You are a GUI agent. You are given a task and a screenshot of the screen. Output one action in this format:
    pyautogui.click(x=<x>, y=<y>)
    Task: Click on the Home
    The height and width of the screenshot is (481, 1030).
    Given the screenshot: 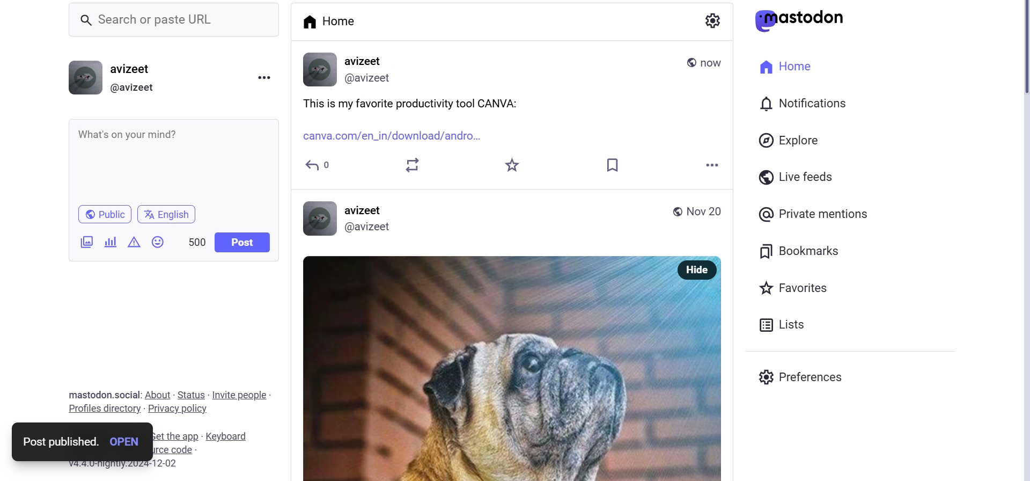 What is the action you would take?
    pyautogui.click(x=330, y=20)
    